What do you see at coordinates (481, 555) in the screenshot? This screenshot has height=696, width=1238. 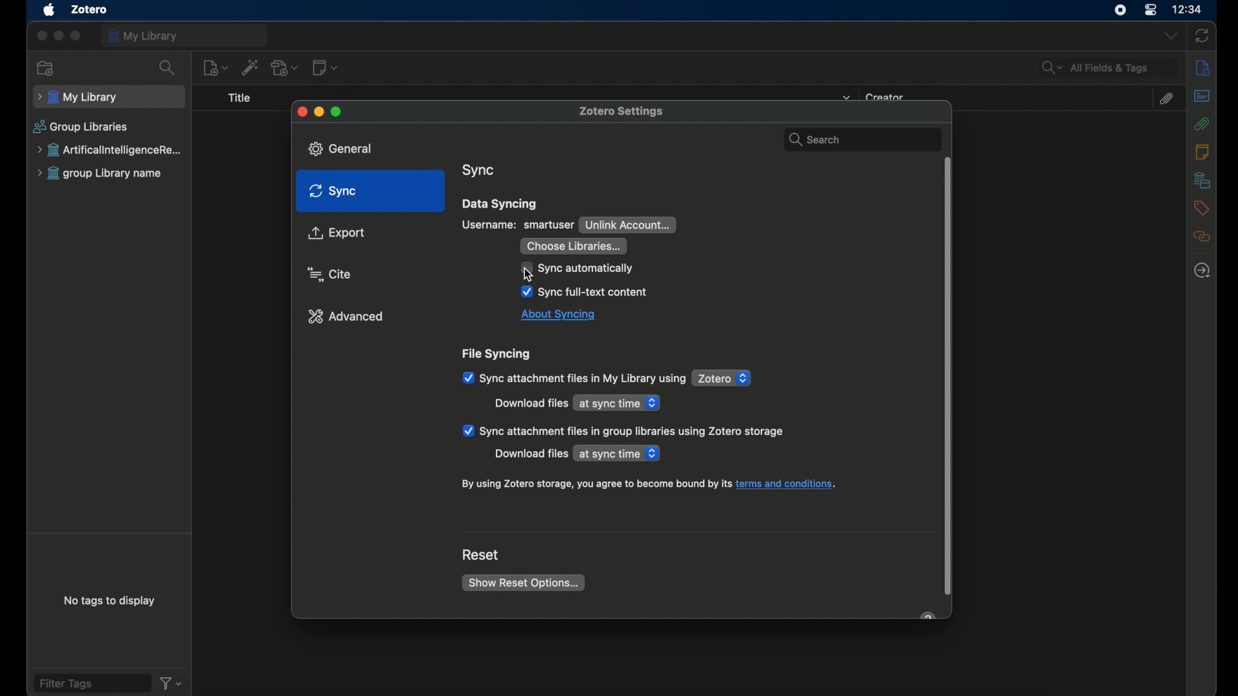 I see `reset` at bounding box center [481, 555].